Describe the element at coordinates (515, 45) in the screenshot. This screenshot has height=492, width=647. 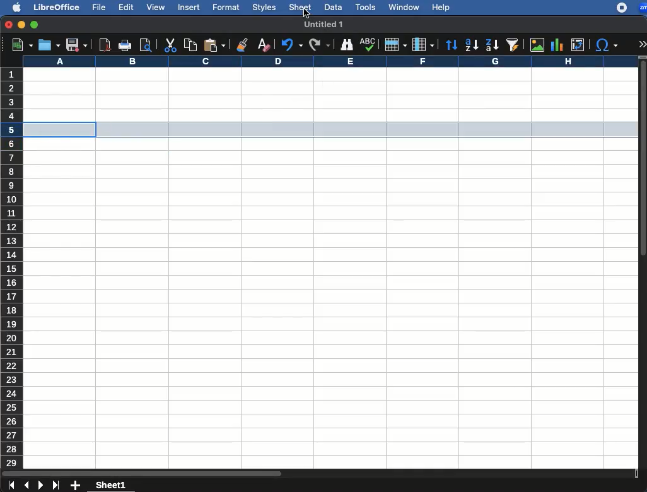
I see `autofilter` at that location.